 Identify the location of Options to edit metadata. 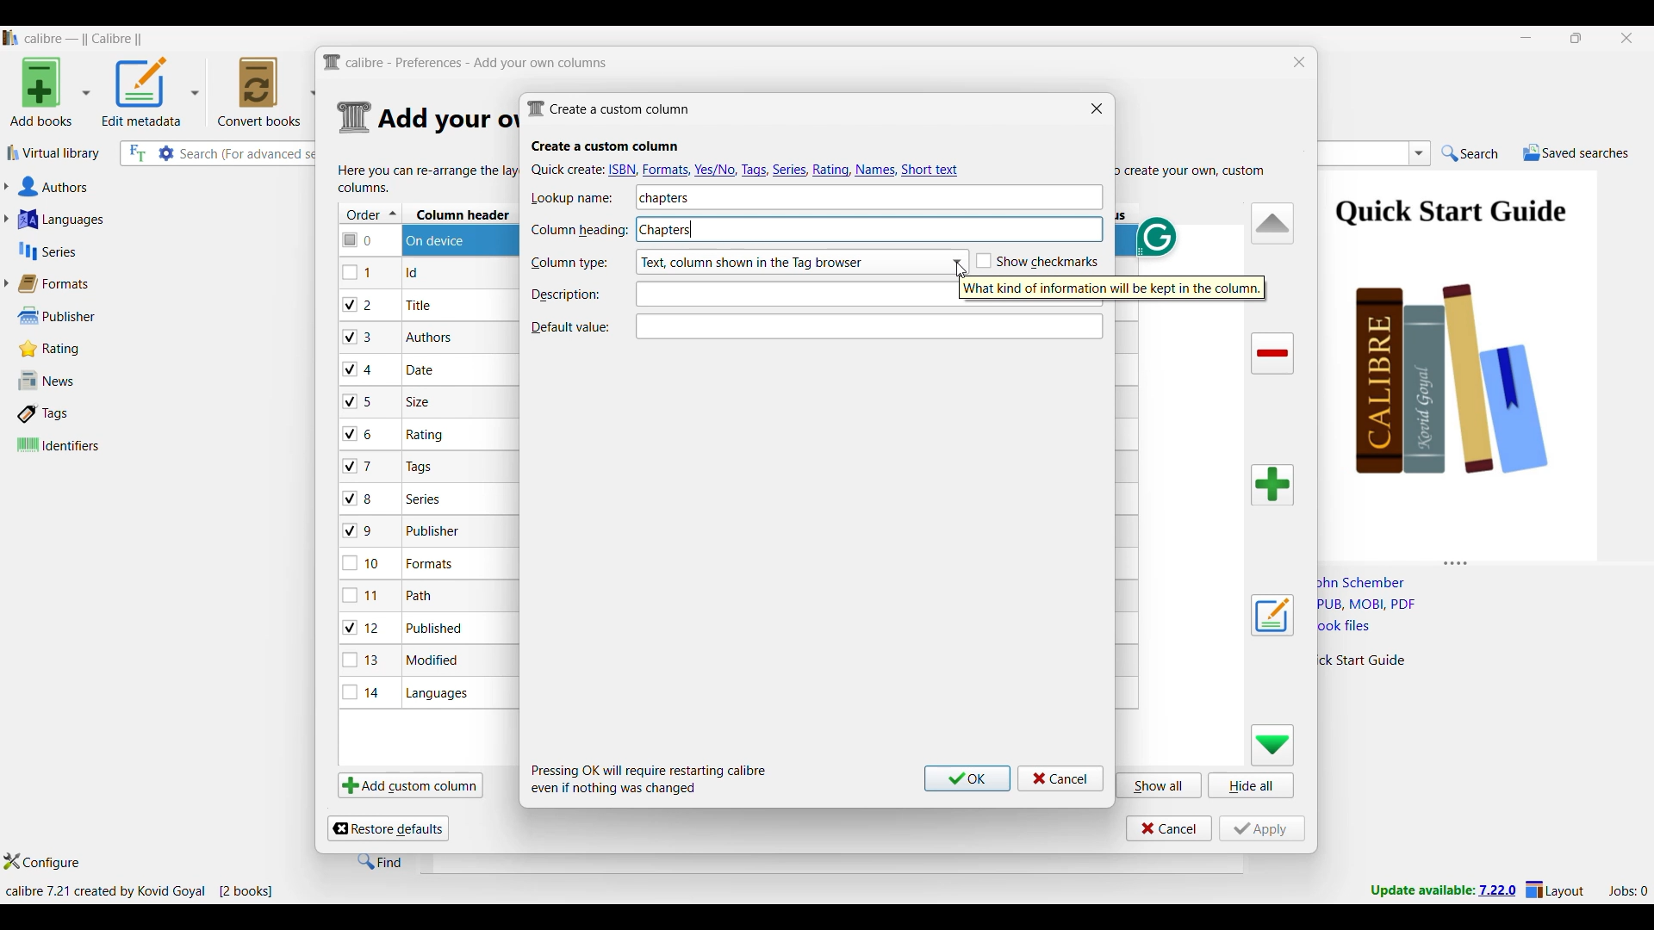
(151, 91).